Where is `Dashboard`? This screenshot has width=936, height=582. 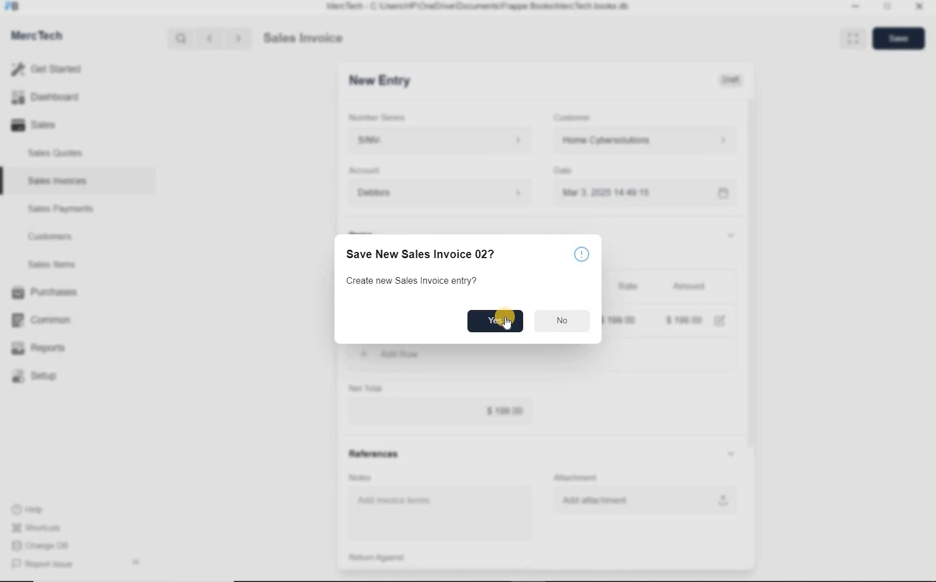 Dashboard is located at coordinates (51, 98).